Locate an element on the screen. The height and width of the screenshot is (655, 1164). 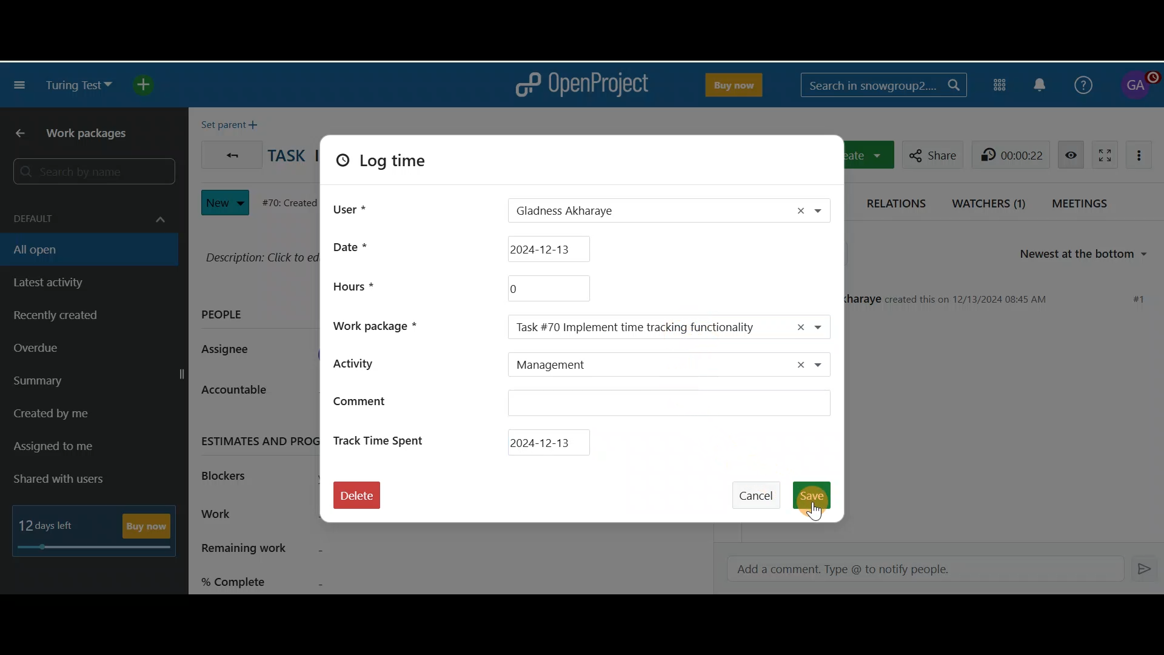
Notification centre is located at coordinates (1041, 84).